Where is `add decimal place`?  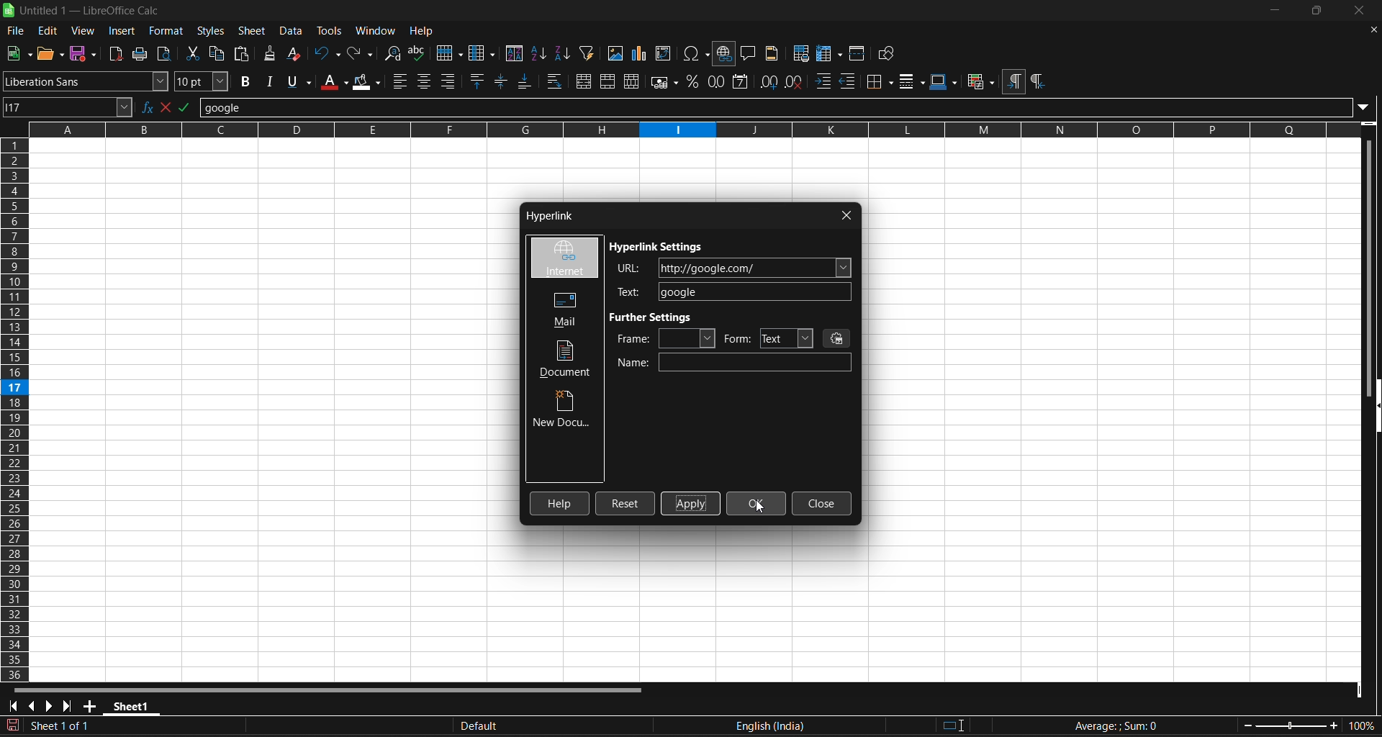 add decimal place is located at coordinates (767, 81).